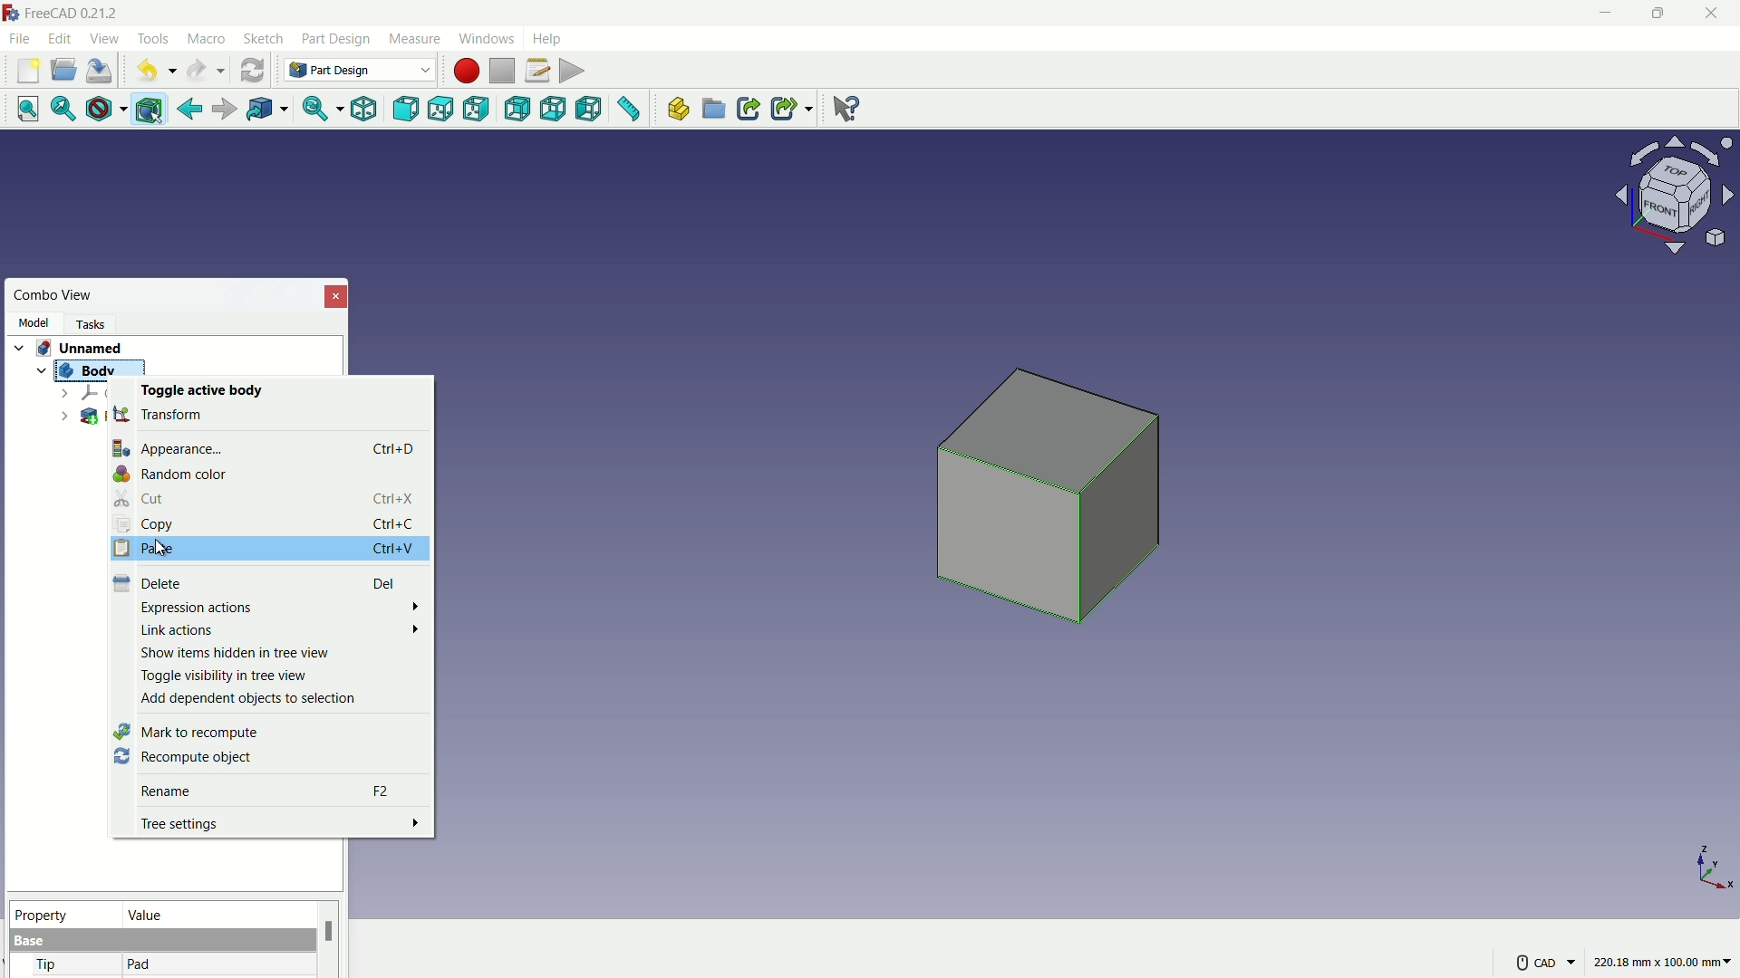 The width and height of the screenshot is (1740, 978). I want to click on stop macros, so click(502, 72).